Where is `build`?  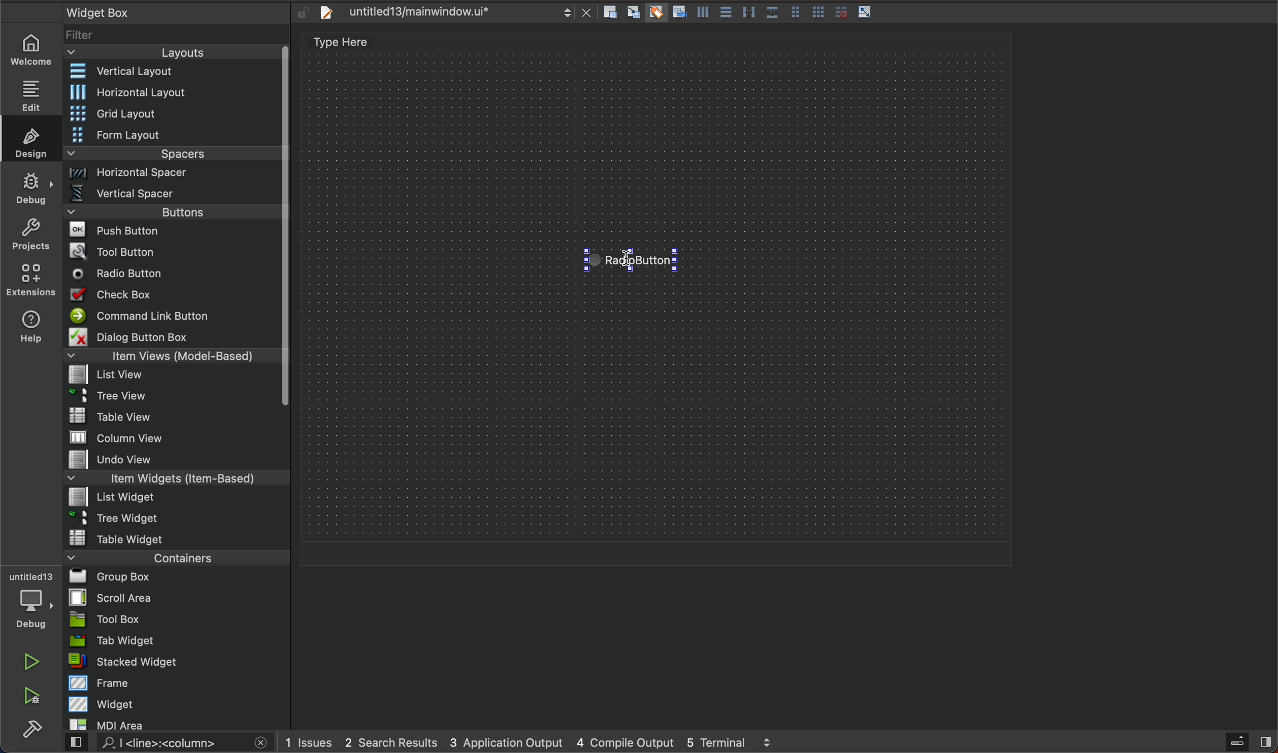
build is located at coordinates (32, 730).